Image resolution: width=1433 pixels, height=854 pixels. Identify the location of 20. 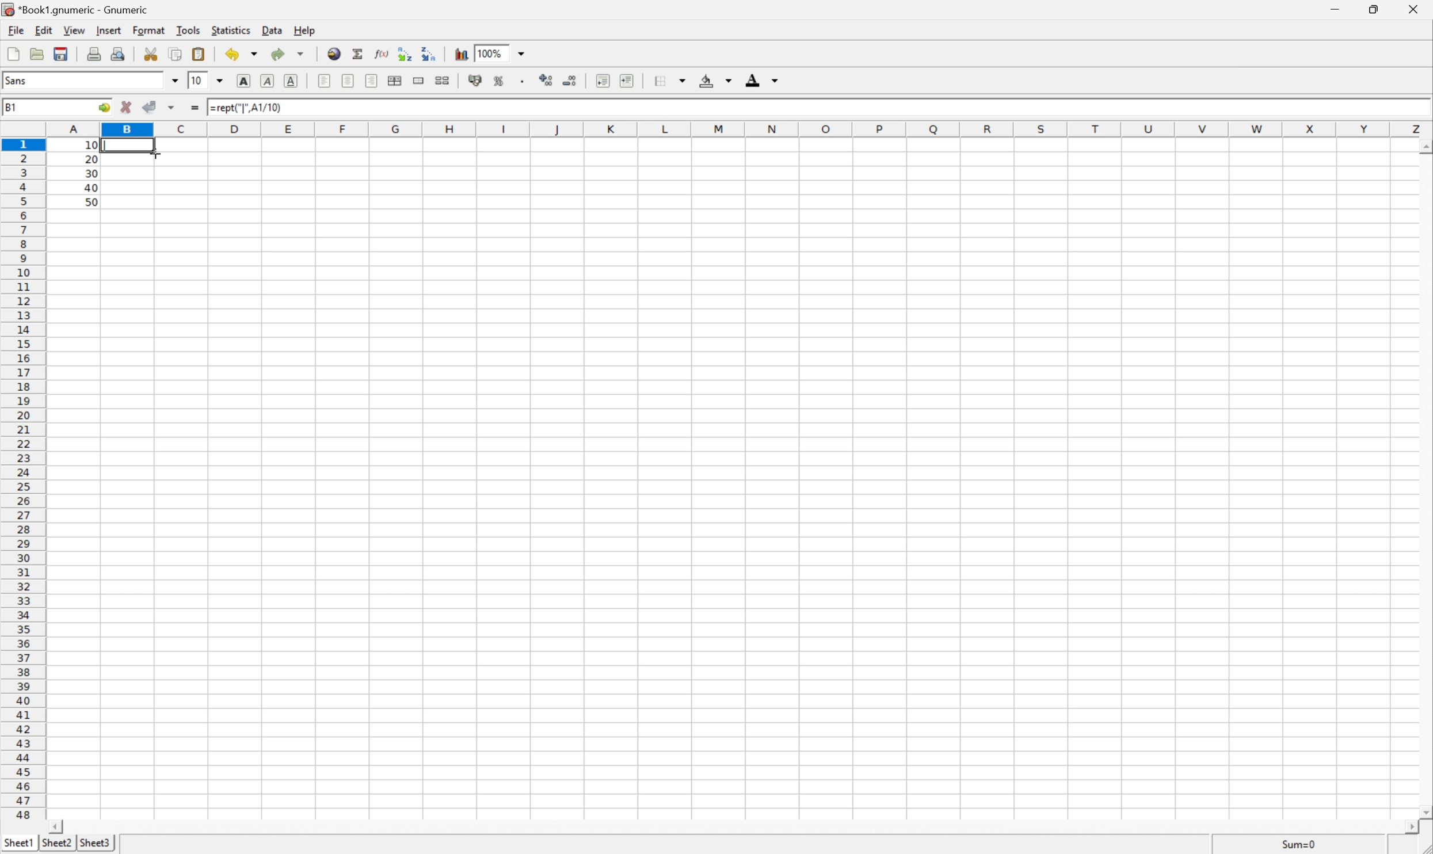
(90, 159).